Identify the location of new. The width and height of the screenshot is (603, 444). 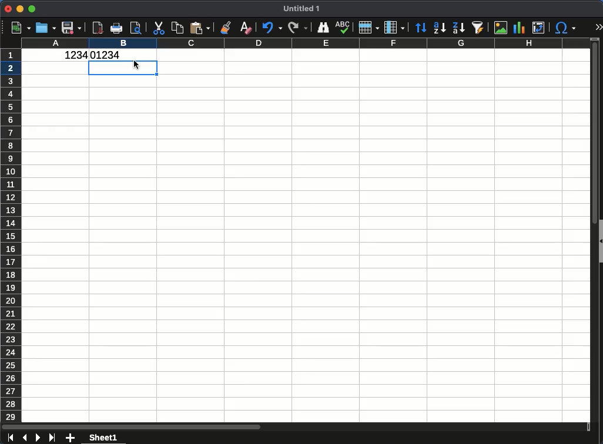
(20, 28).